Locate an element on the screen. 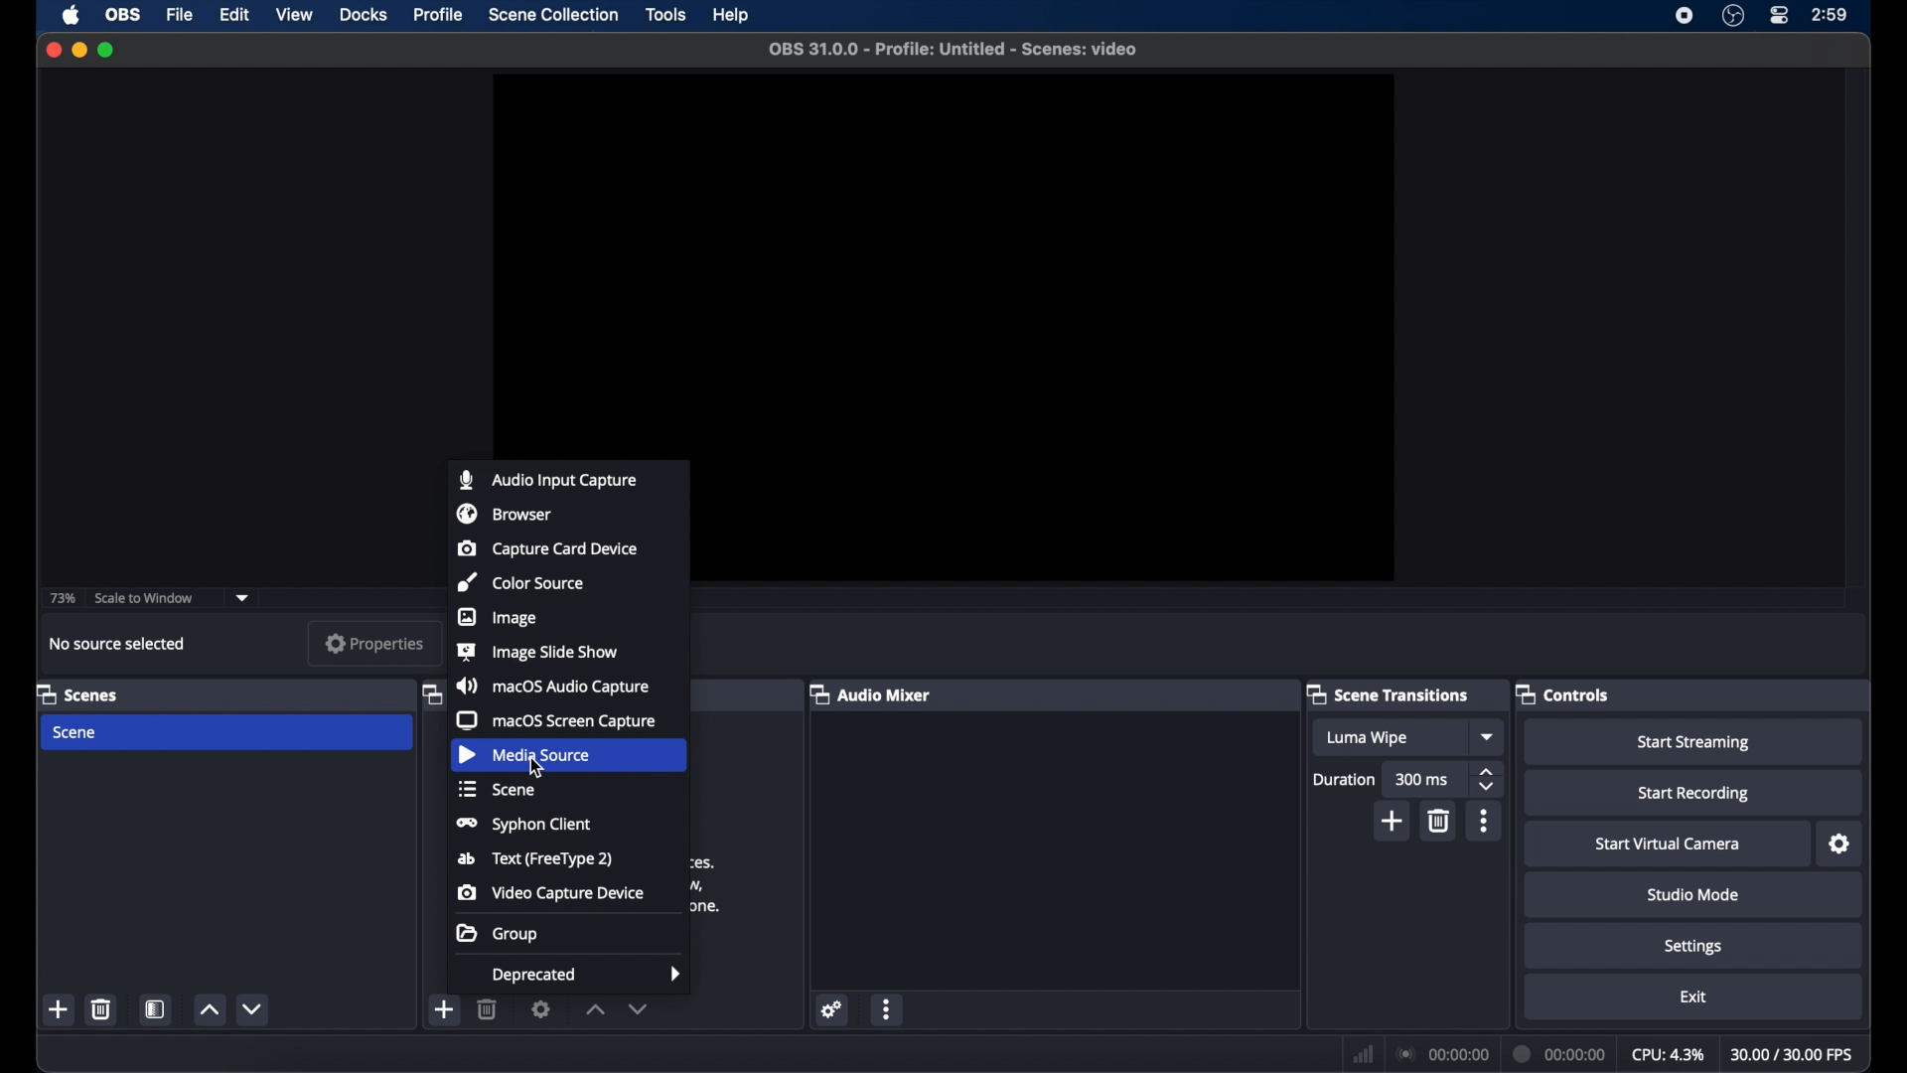 The image size is (1907, 1073). decrement is located at coordinates (638, 1010).